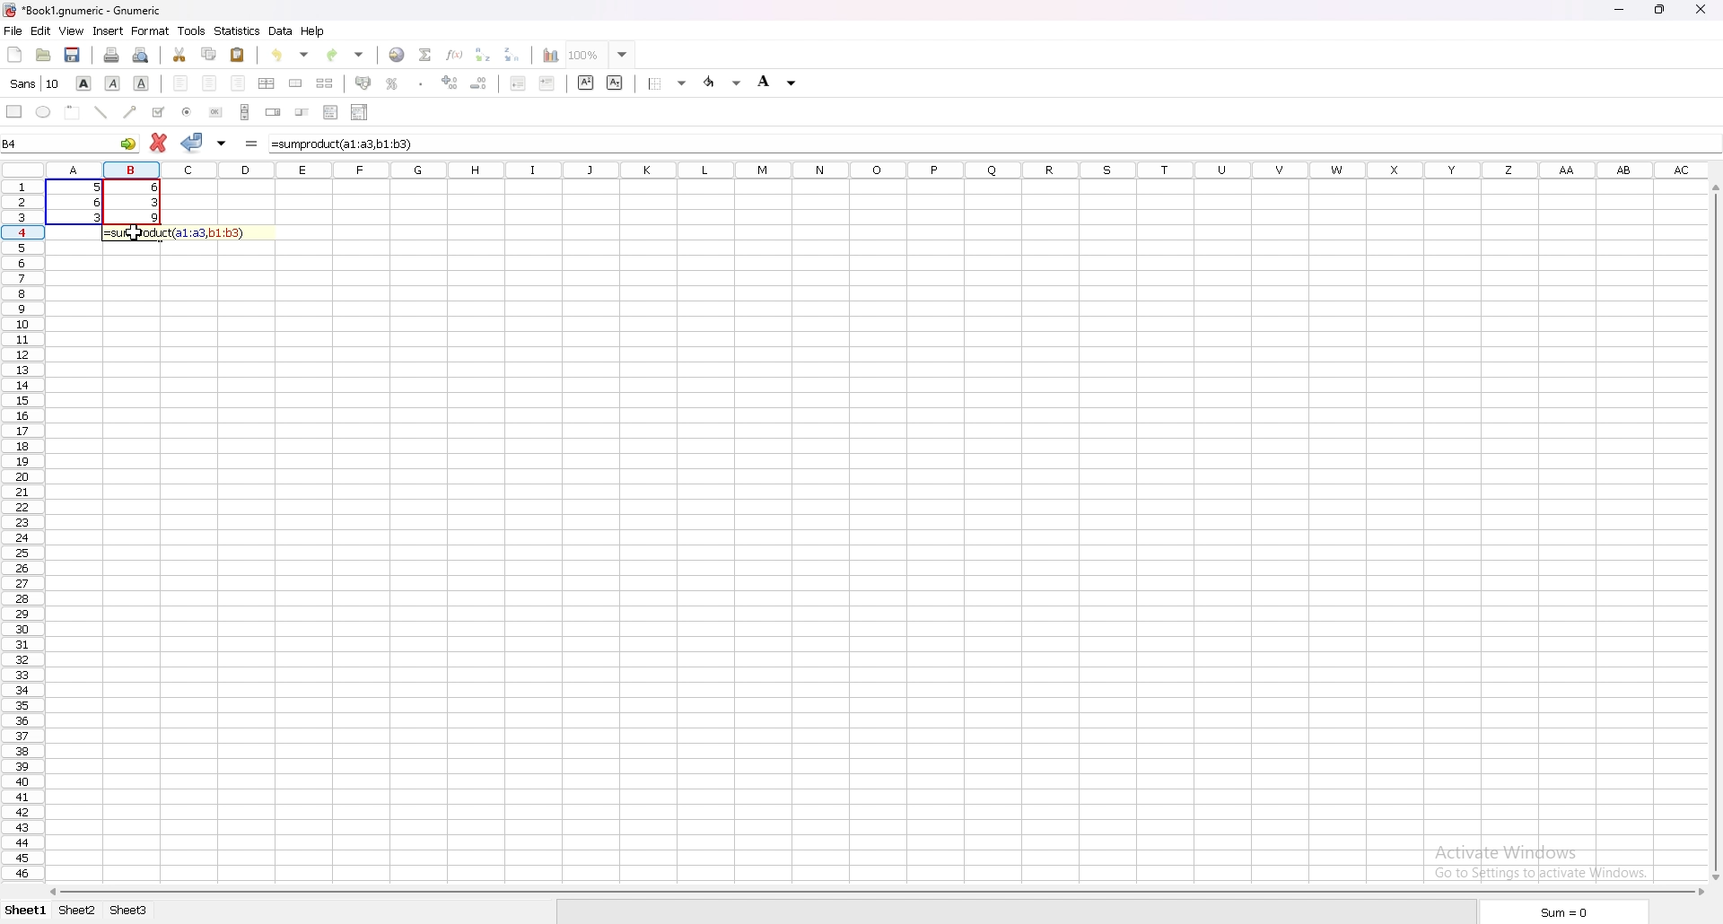 This screenshot has height=924, width=1723. Describe the element at coordinates (280, 31) in the screenshot. I see `data` at that location.